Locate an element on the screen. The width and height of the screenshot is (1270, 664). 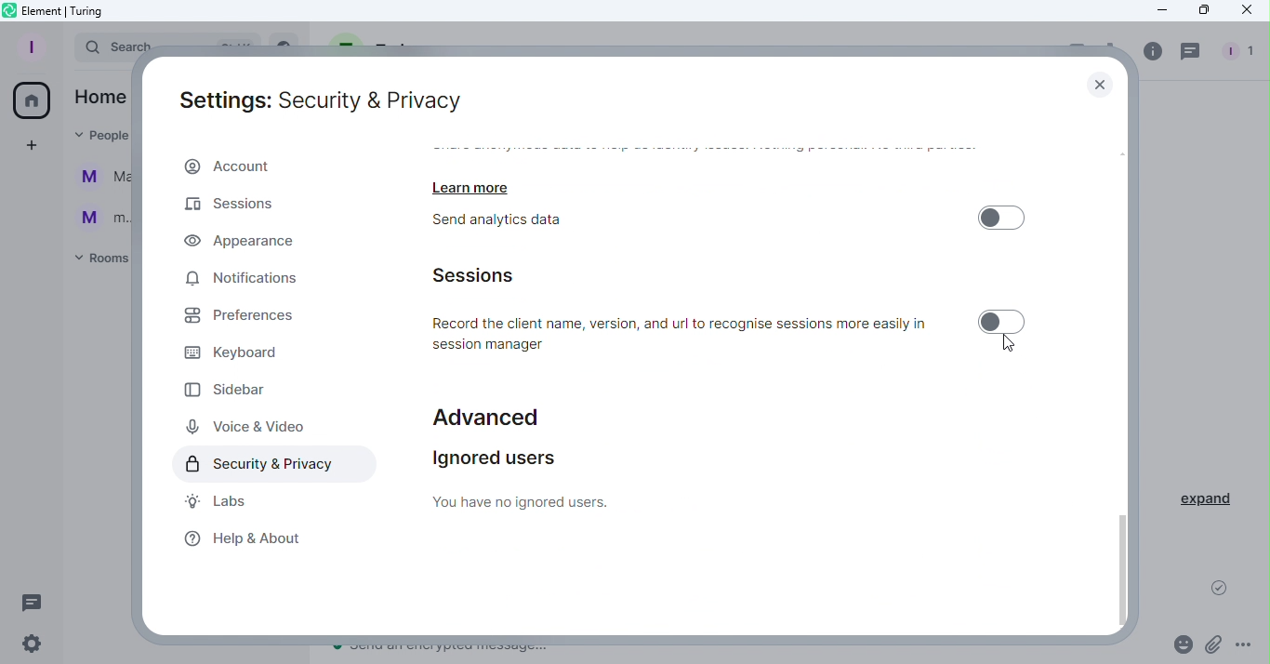
Send analytics data is located at coordinates (516, 223).